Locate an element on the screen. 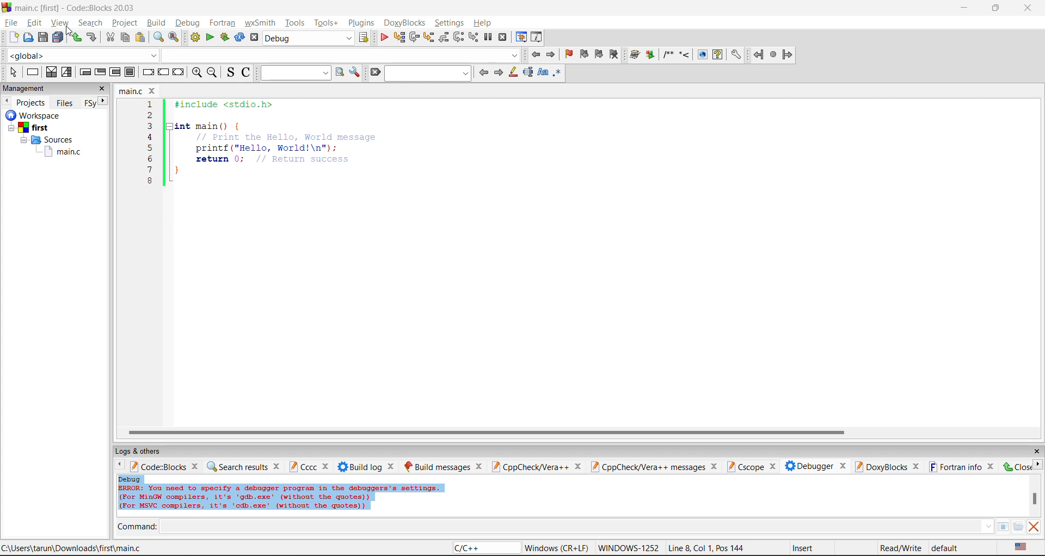 This screenshot has width=1045, height=556. next bookmark is located at coordinates (600, 54).